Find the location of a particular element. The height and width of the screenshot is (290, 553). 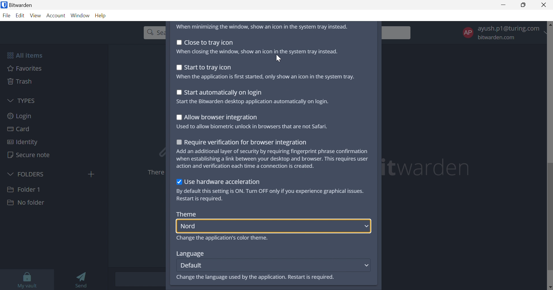

Start automatically on login is located at coordinates (224, 93).